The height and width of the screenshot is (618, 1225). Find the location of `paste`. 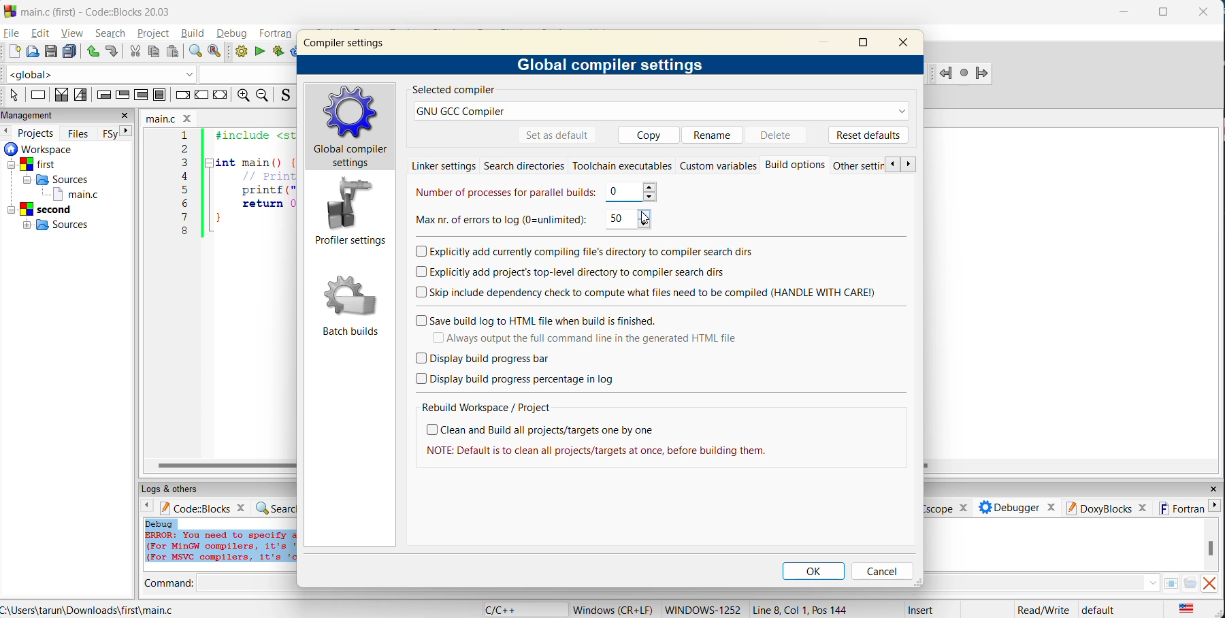

paste is located at coordinates (174, 52).